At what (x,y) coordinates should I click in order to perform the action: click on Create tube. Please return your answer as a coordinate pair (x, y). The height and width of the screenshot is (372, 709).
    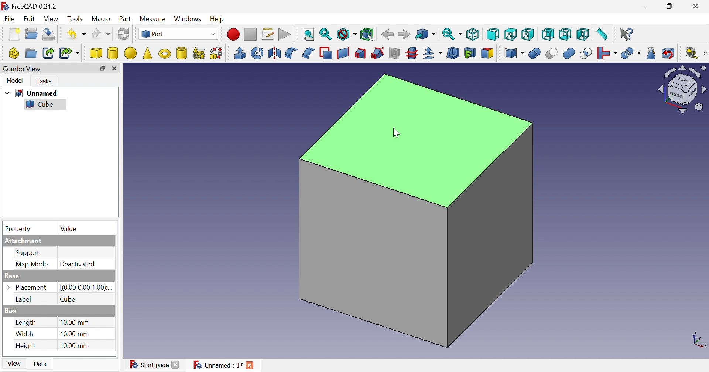
    Looking at the image, I should click on (182, 54).